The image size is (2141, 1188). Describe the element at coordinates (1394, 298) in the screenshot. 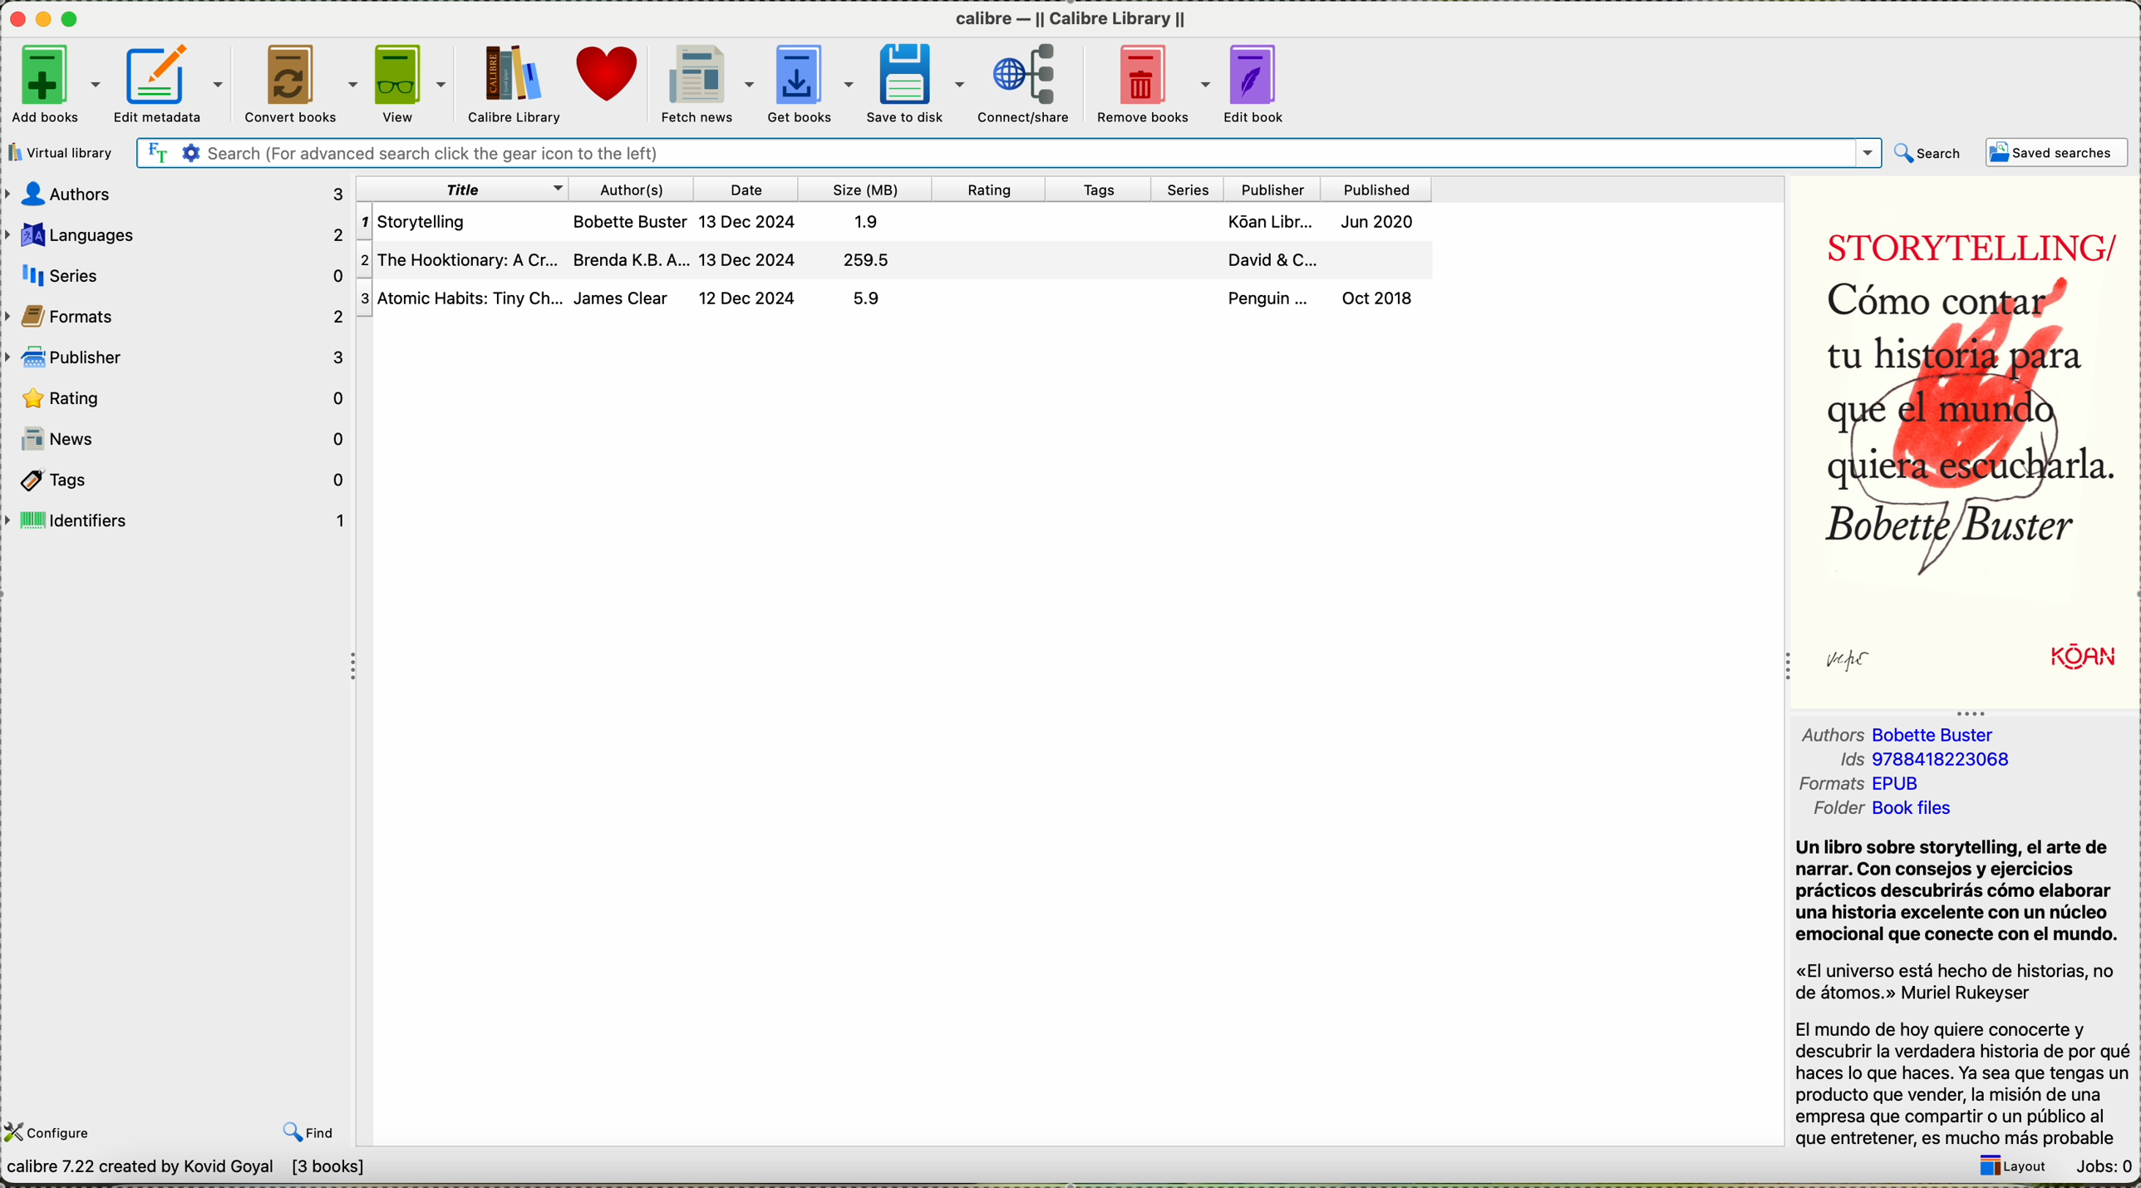

I see `Oct 2018` at that location.